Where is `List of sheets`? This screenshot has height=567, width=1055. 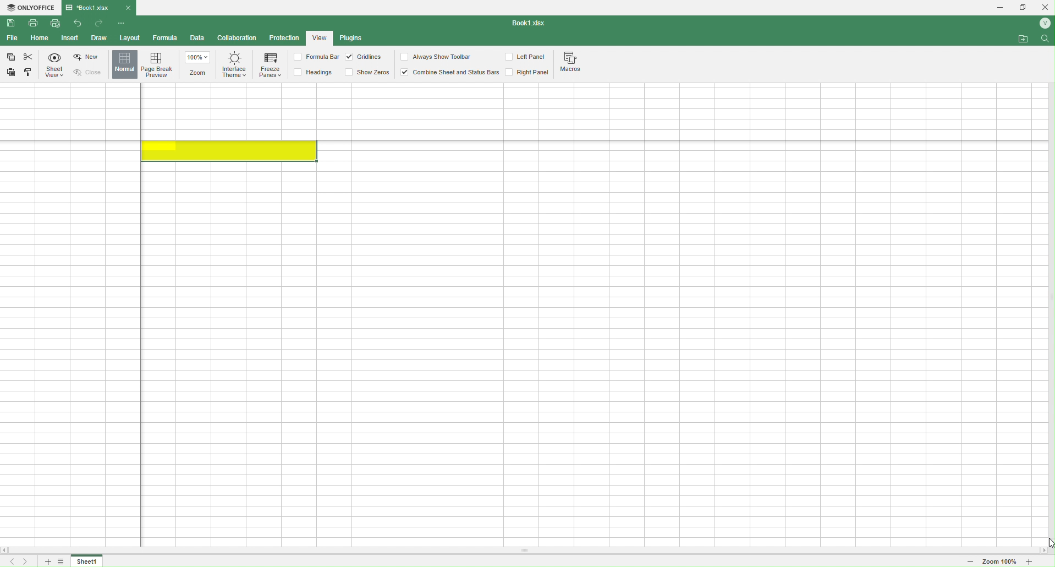 List of sheets is located at coordinates (64, 561).